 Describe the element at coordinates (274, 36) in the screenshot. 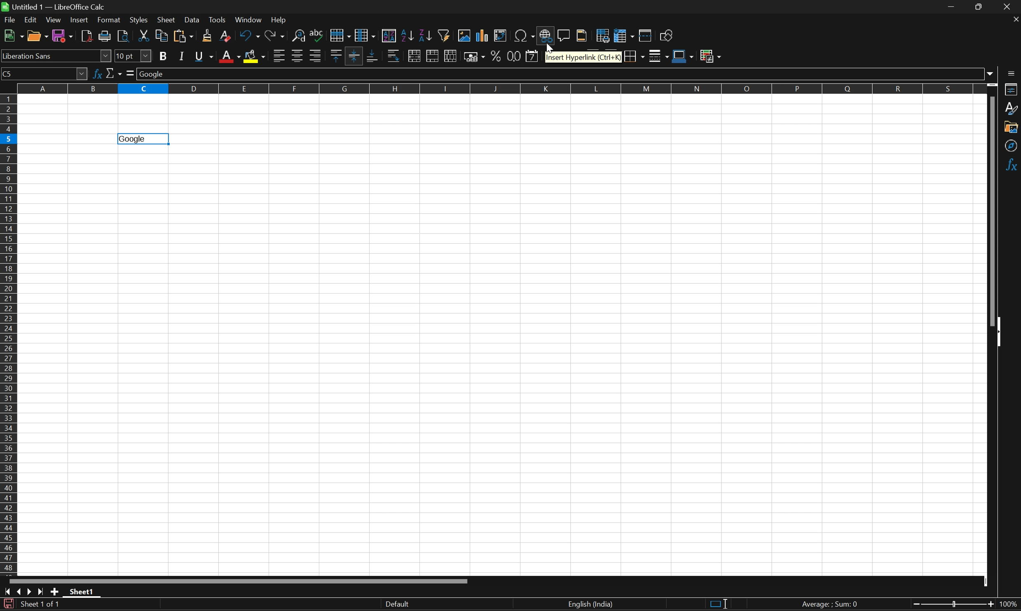

I see `Redo` at that location.